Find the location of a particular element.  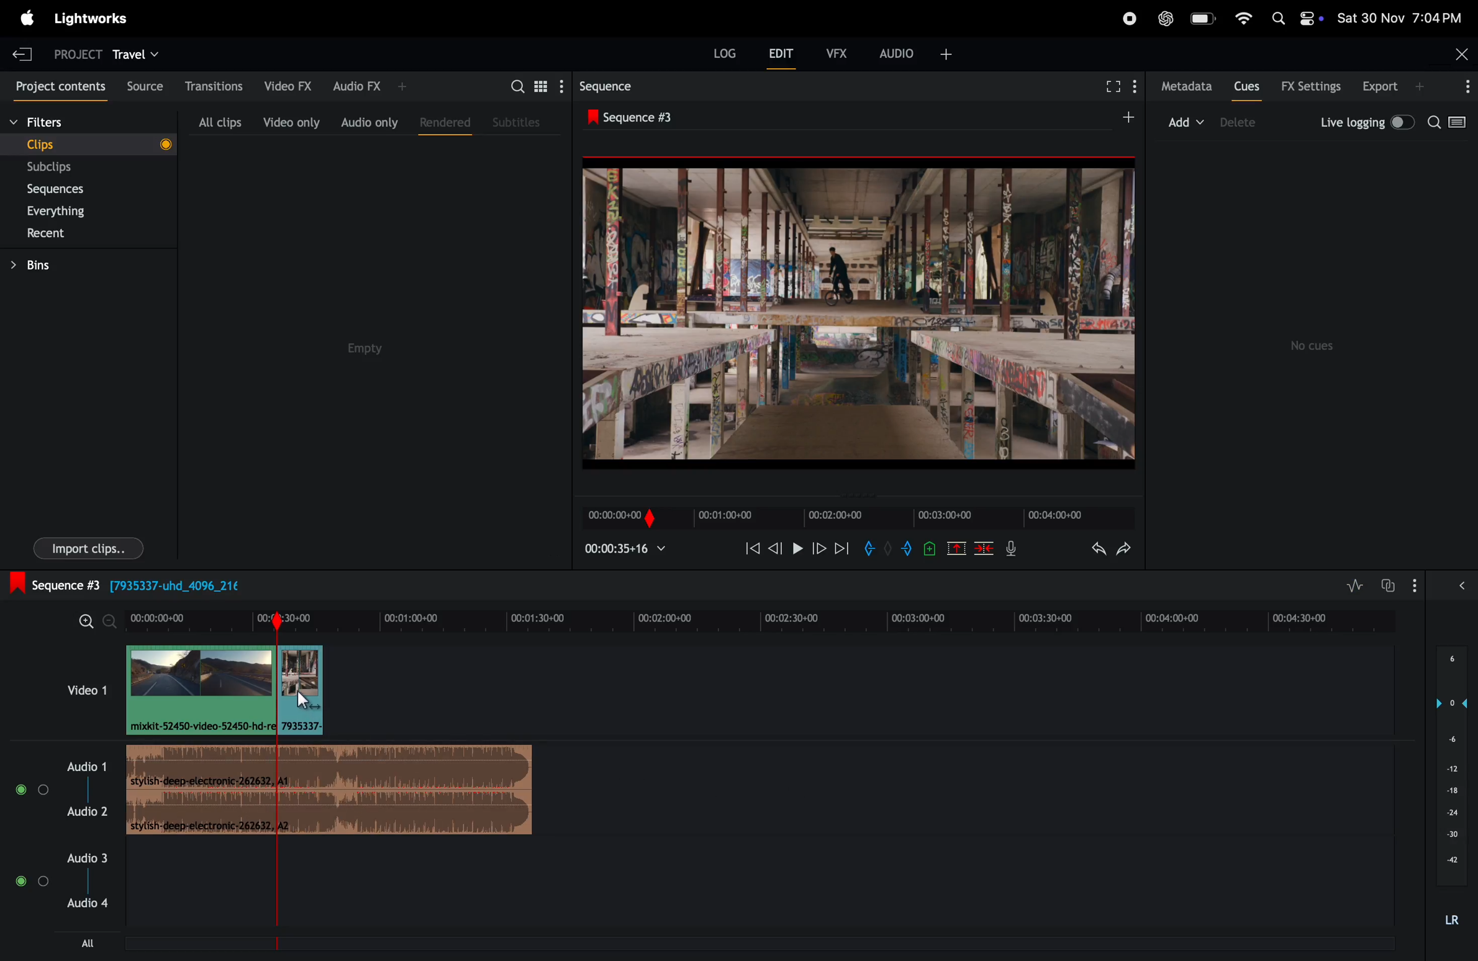

search menu is located at coordinates (533, 85).